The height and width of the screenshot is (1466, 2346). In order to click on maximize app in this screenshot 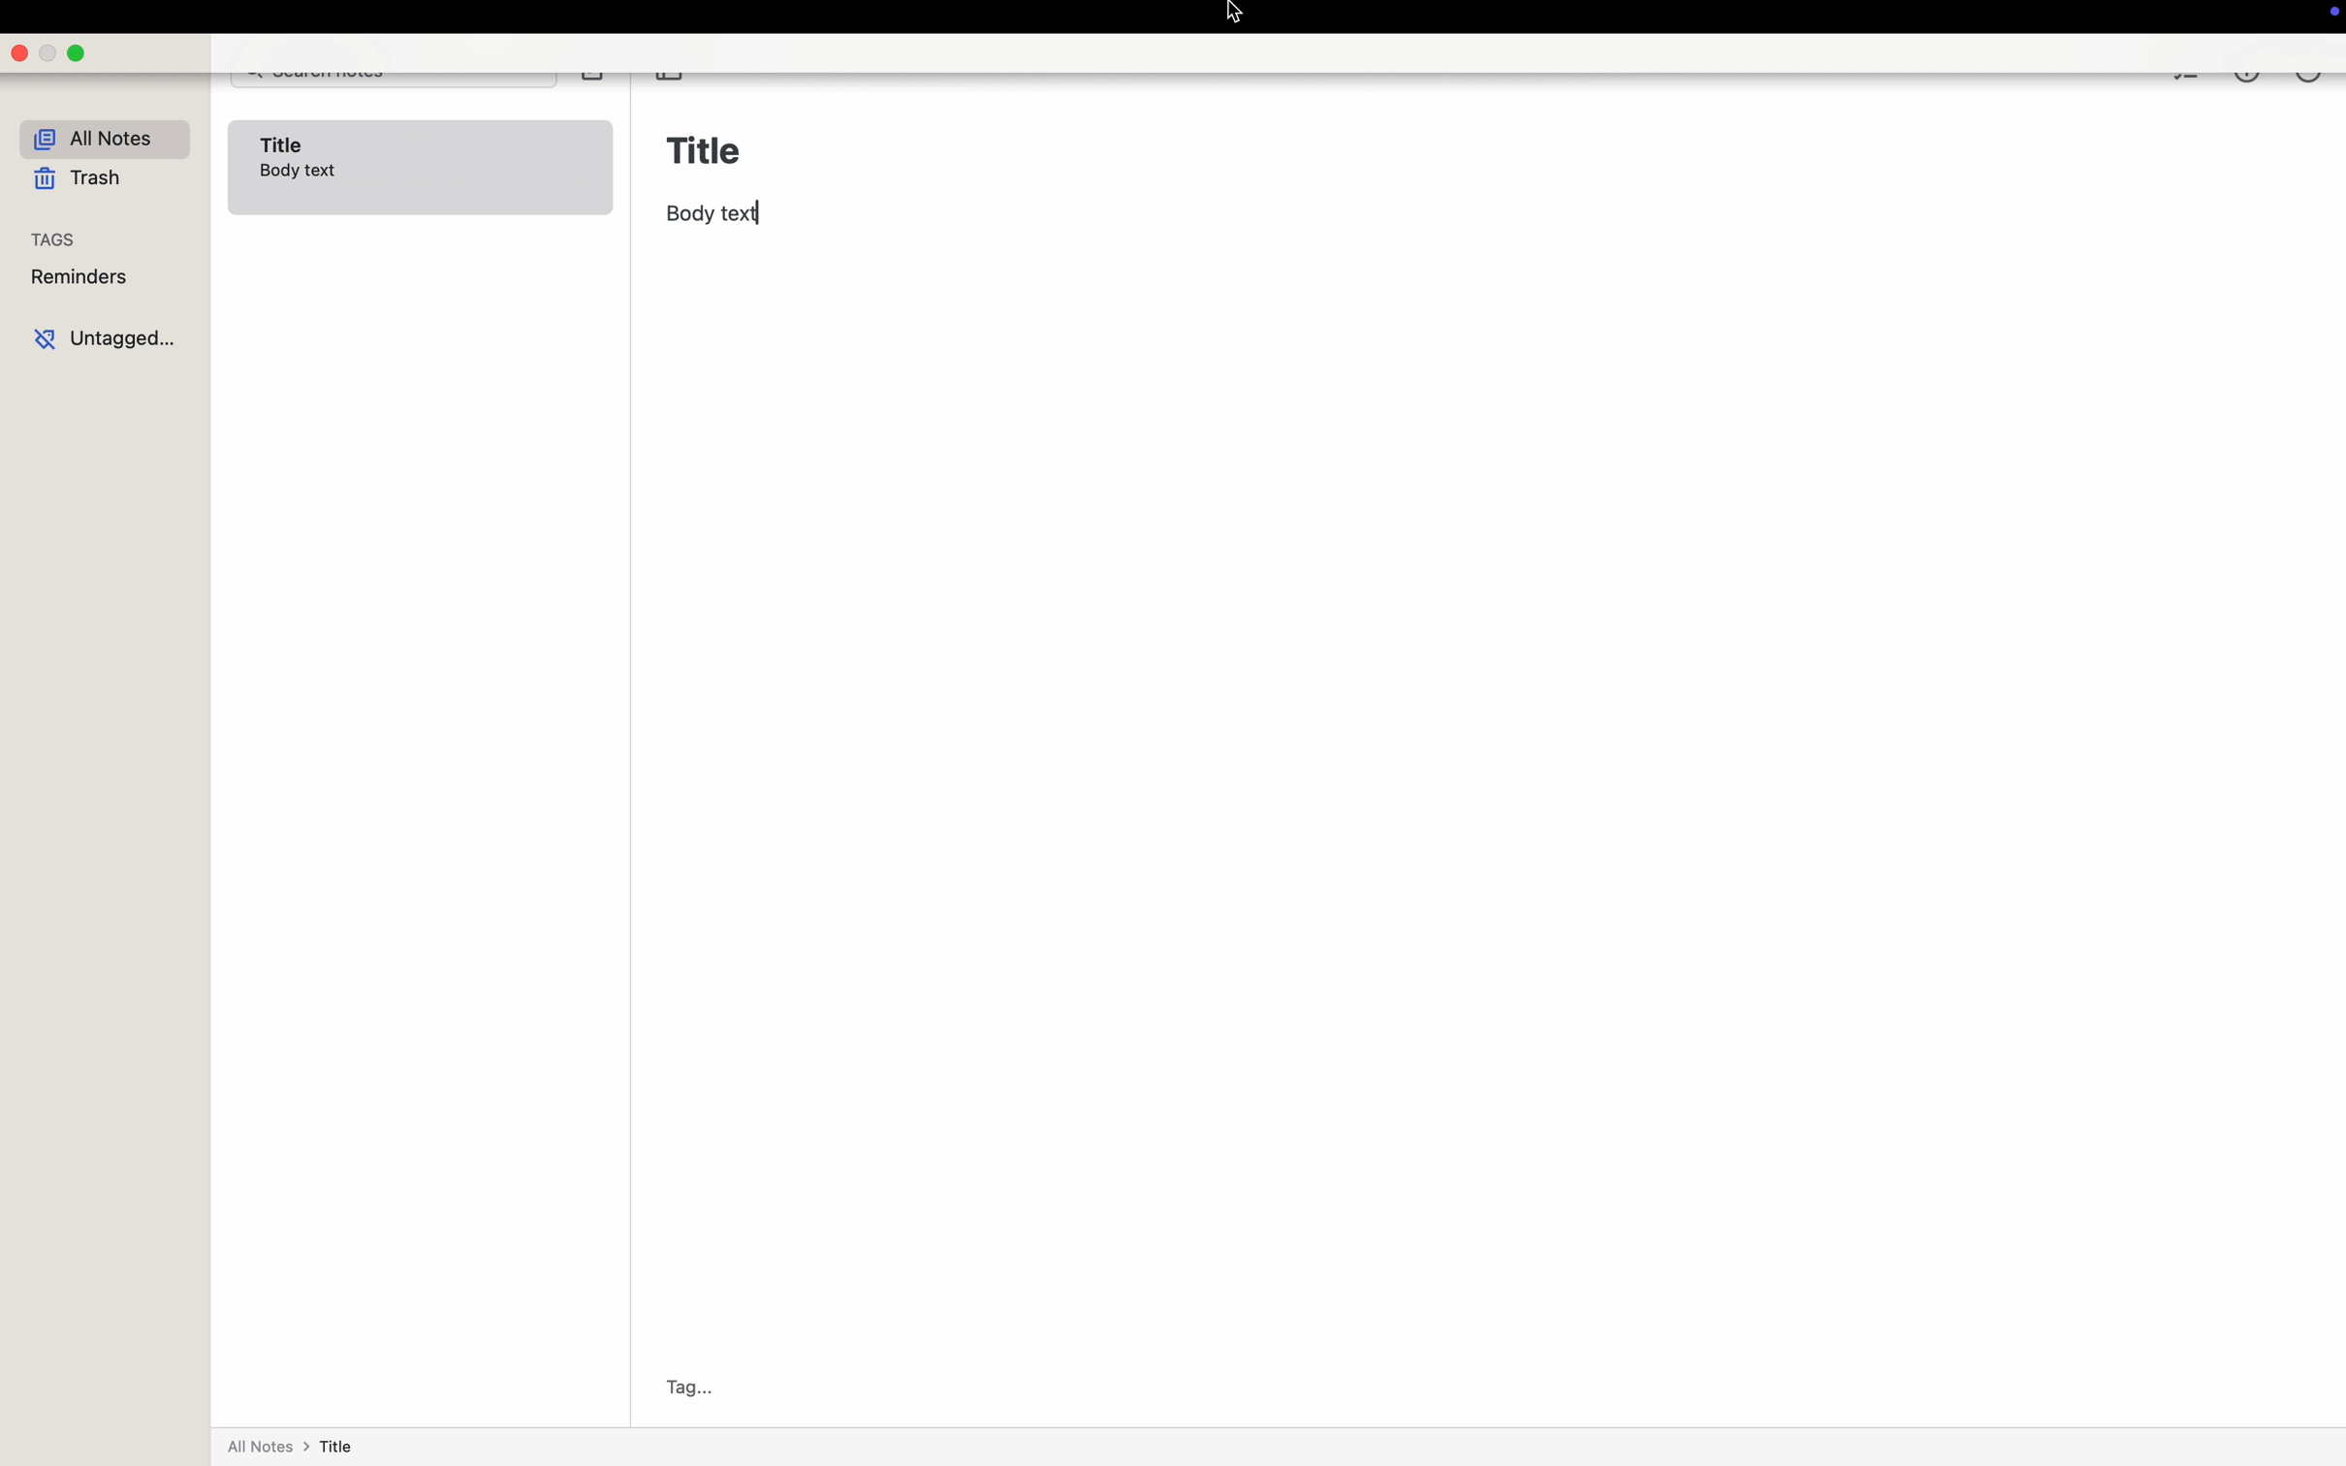, I will do `click(78, 53)`.